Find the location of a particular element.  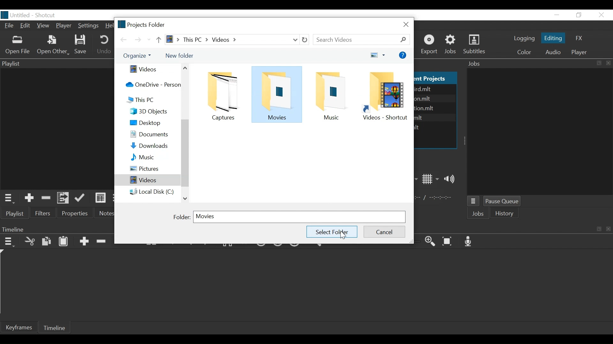

Project Folder is located at coordinates (143, 24).